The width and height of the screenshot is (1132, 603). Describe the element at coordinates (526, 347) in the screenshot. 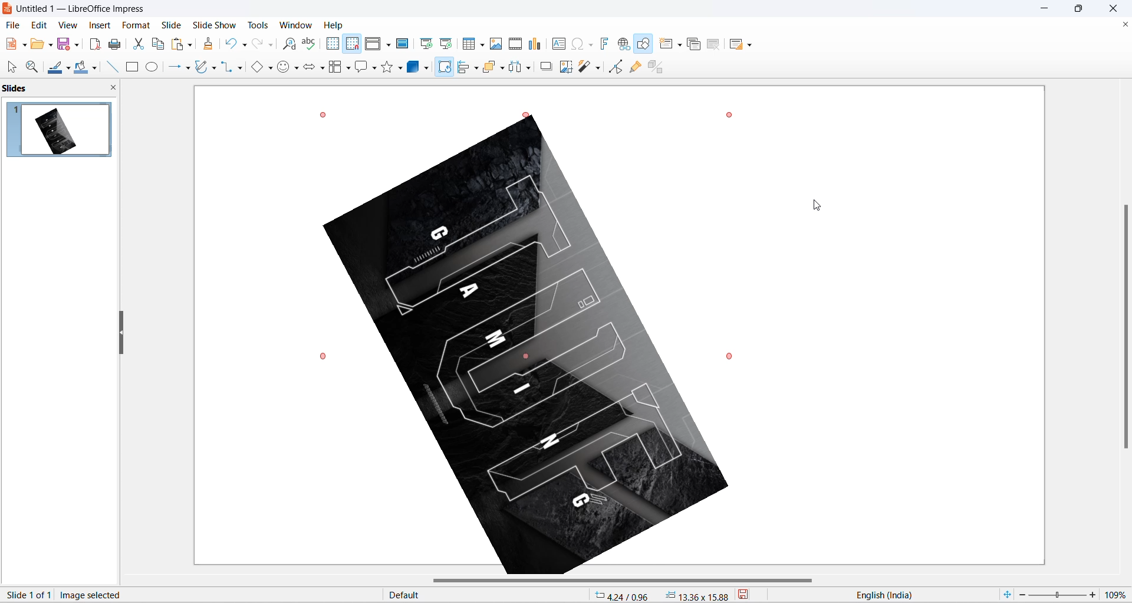

I see `rotated image` at that location.